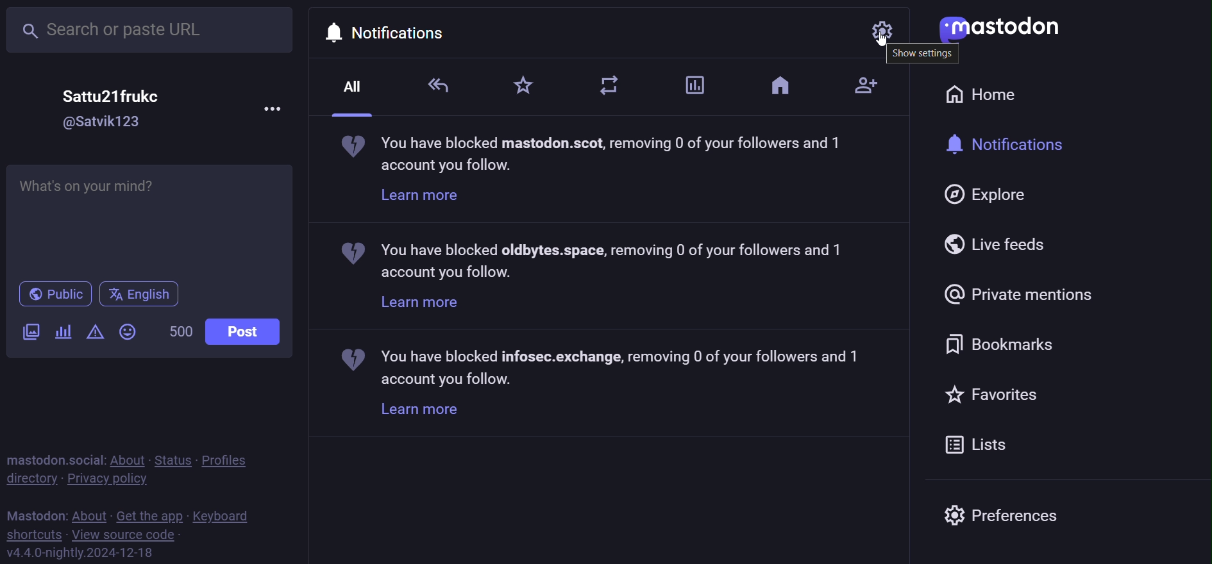 The image size is (1212, 564). Describe the element at coordinates (139, 294) in the screenshot. I see `english` at that location.